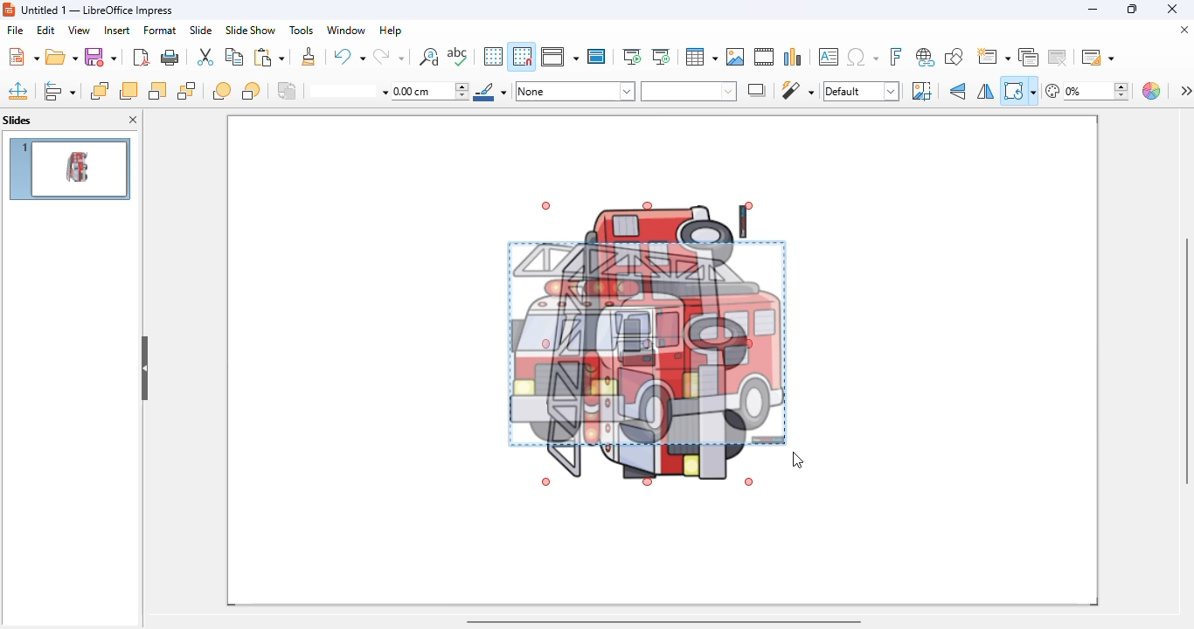 The height and width of the screenshot is (629, 1194). I want to click on export directly as PDF, so click(141, 57).